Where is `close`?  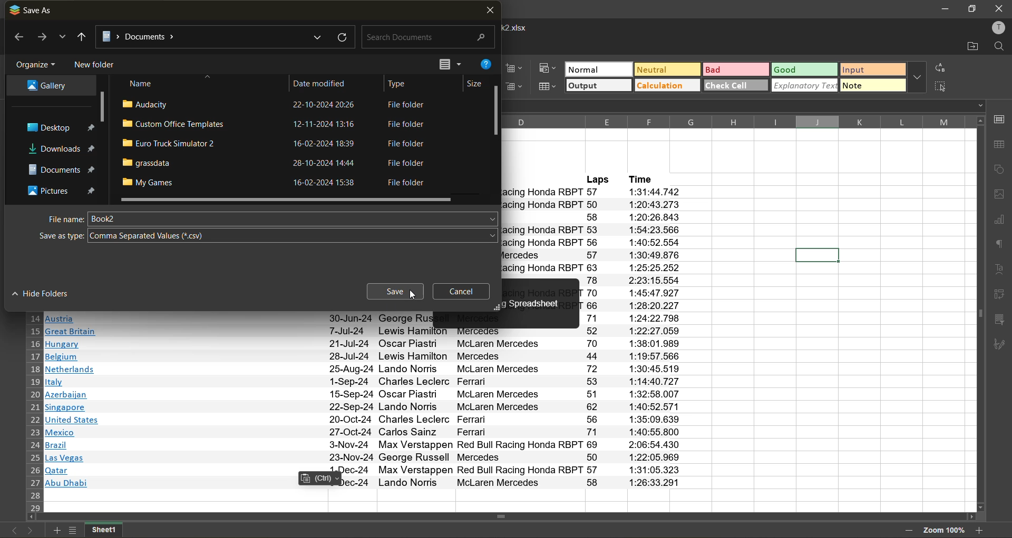 close is located at coordinates (999, 8).